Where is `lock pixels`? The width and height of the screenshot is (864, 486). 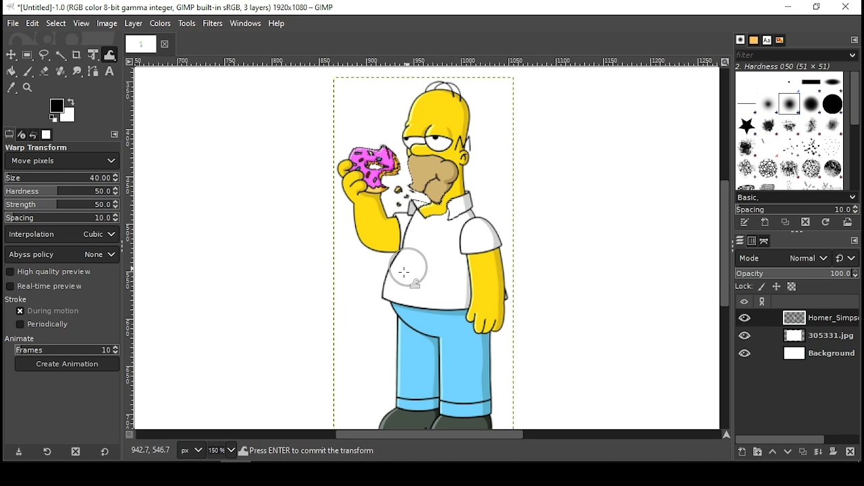 lock pixels is located at coordinates (762, 287).